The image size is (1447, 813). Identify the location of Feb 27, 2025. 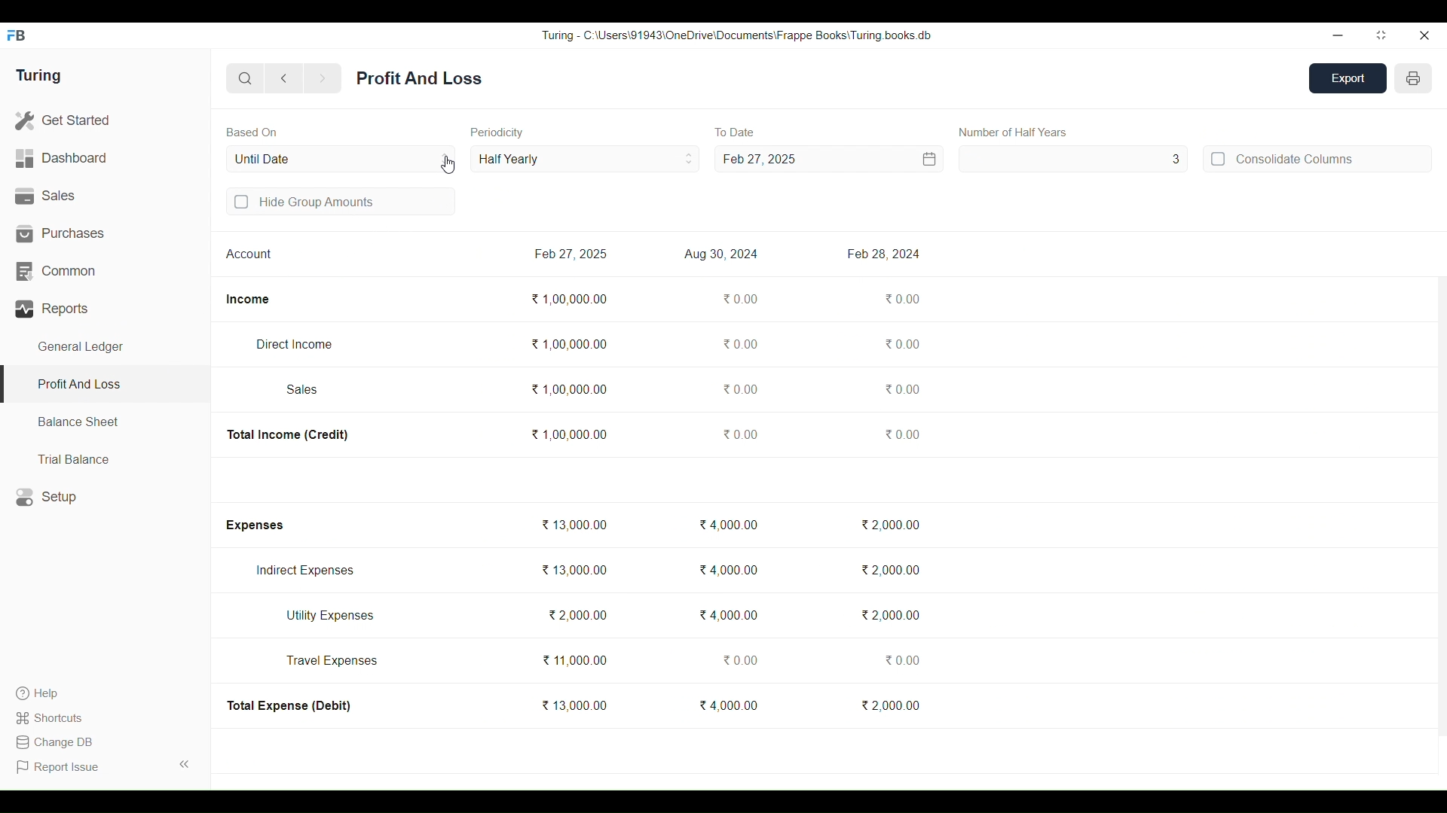
(759, 159).